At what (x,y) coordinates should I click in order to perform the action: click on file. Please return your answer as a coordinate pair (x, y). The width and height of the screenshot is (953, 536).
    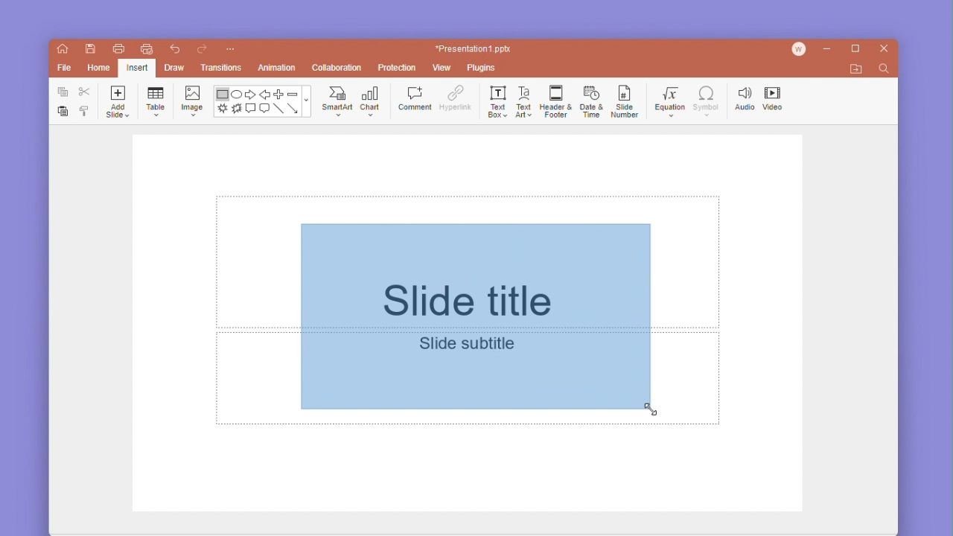
    Looking at the image, I should click on (64, 68).